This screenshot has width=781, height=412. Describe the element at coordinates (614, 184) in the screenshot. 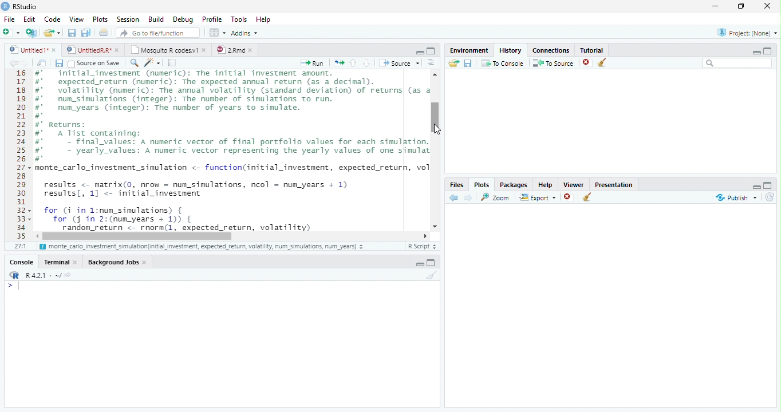

I see `Presentation` at that location.